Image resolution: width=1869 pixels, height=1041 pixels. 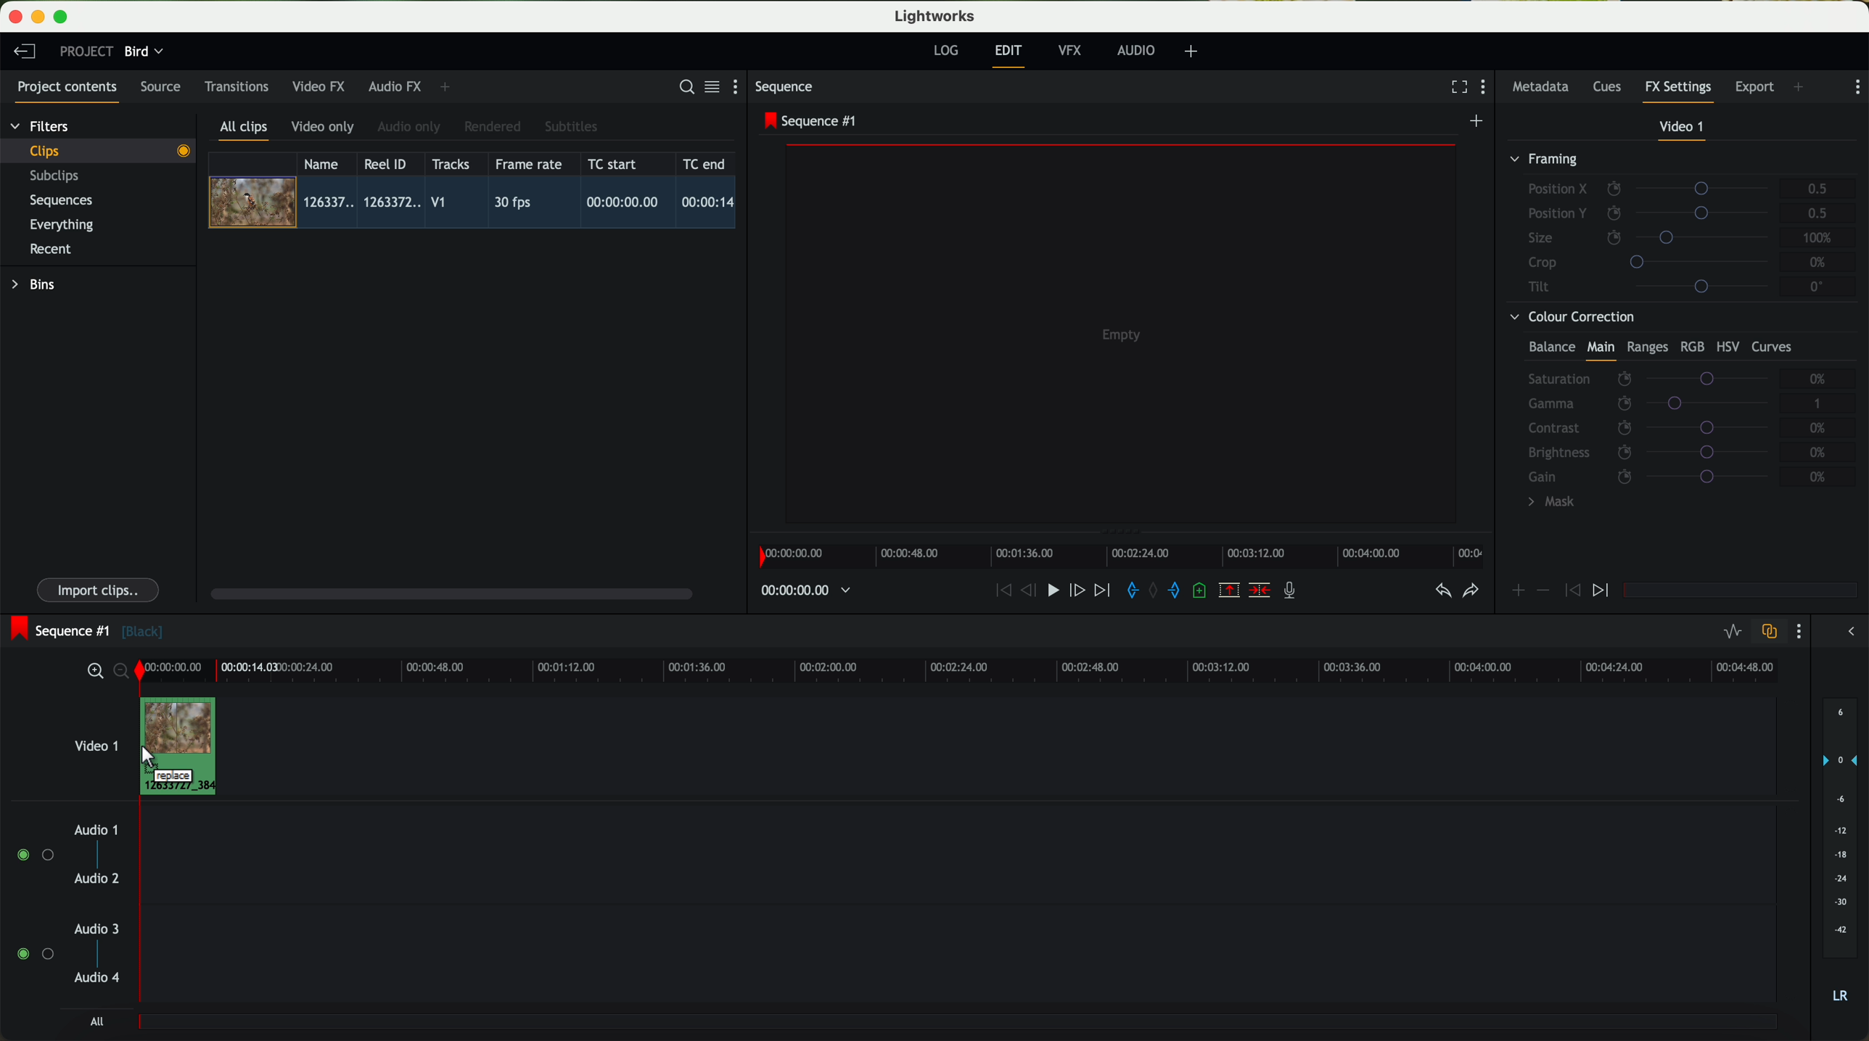 I want to click on leave, so click(x=24, y=52).